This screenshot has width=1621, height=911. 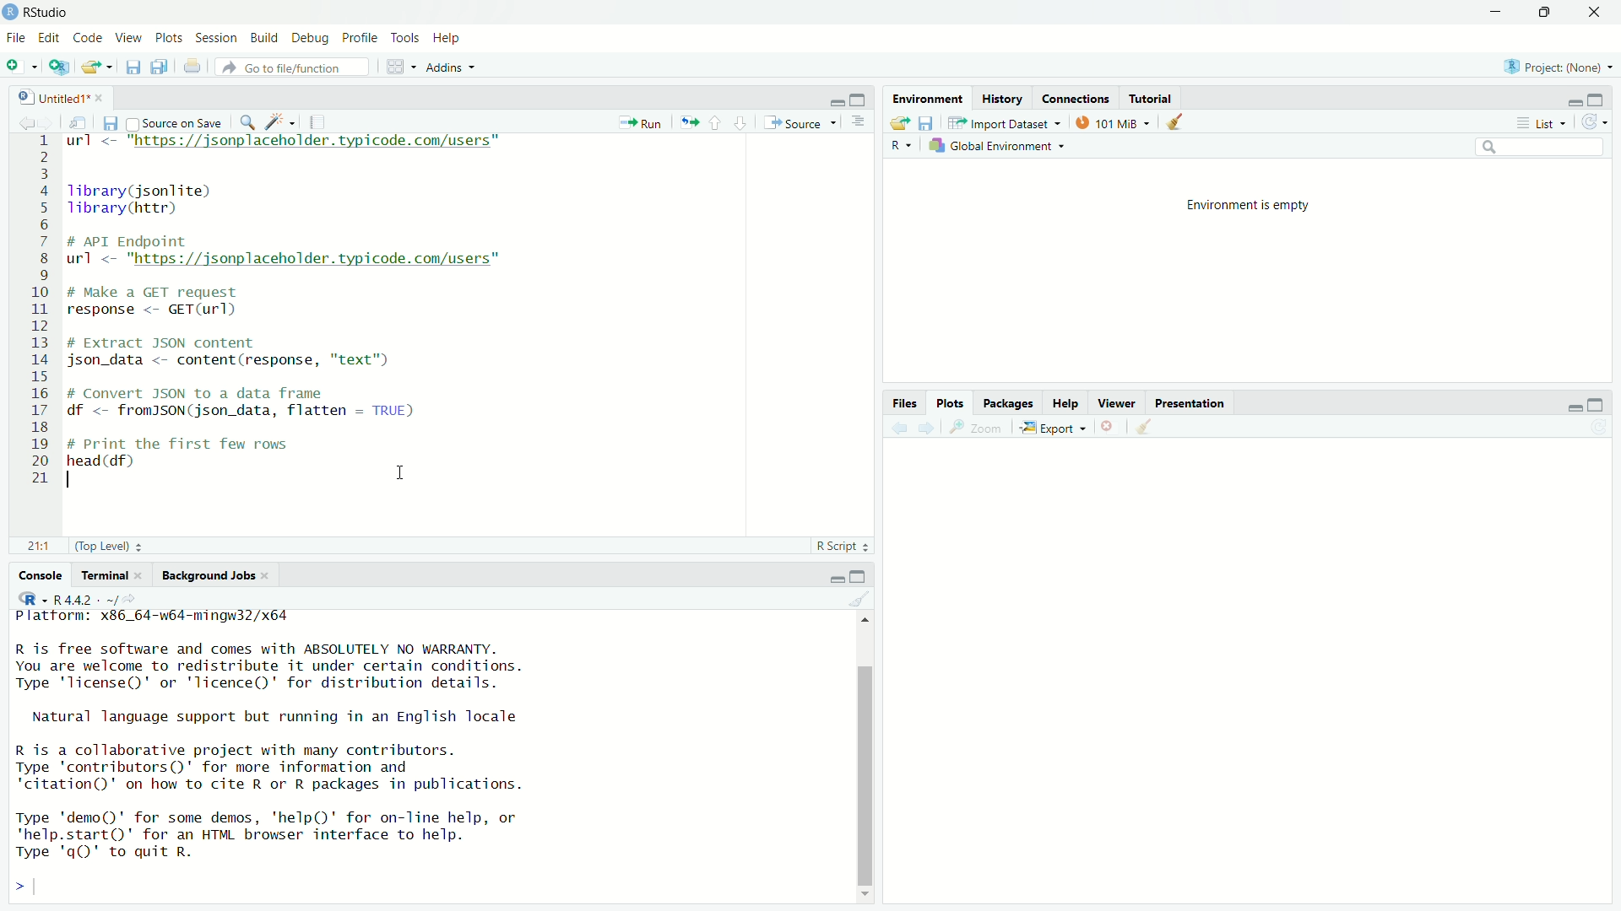 What do you see at coordinates (248, 122) in the screenshot?
I see `Find/Replace` at bounding box center [248, 122].